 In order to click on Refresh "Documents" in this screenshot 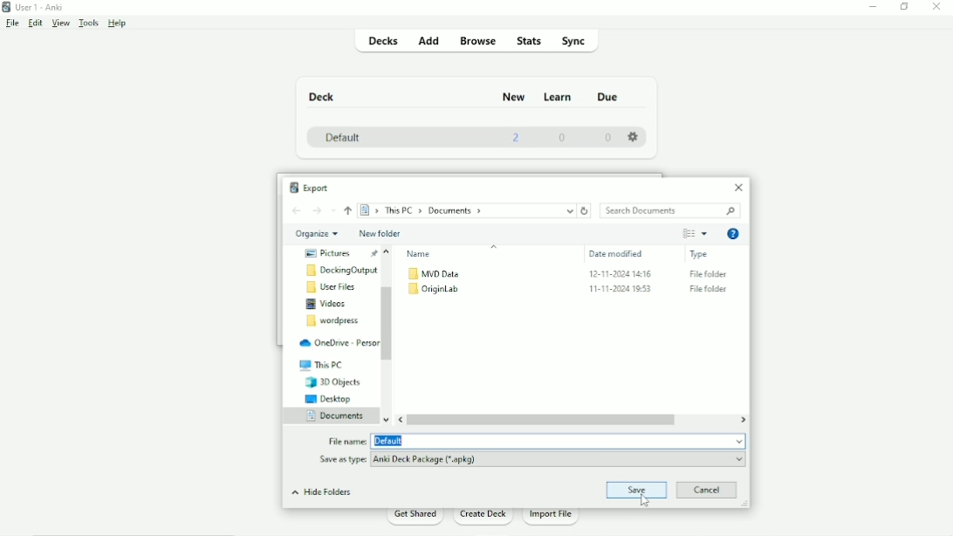, I will do `click(587, 211)`.